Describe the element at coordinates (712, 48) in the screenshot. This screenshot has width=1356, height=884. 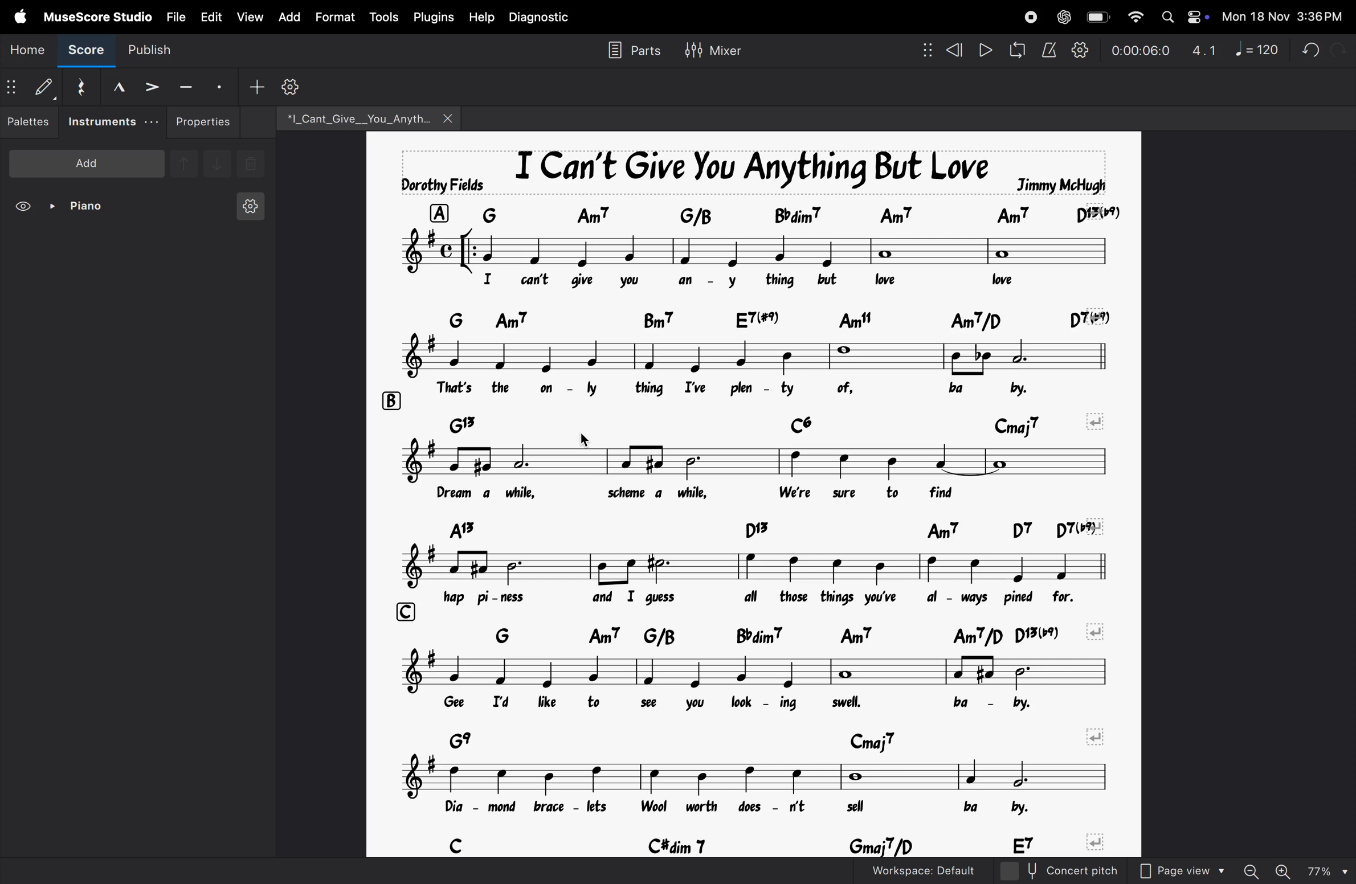
I see `mixer` at that location.